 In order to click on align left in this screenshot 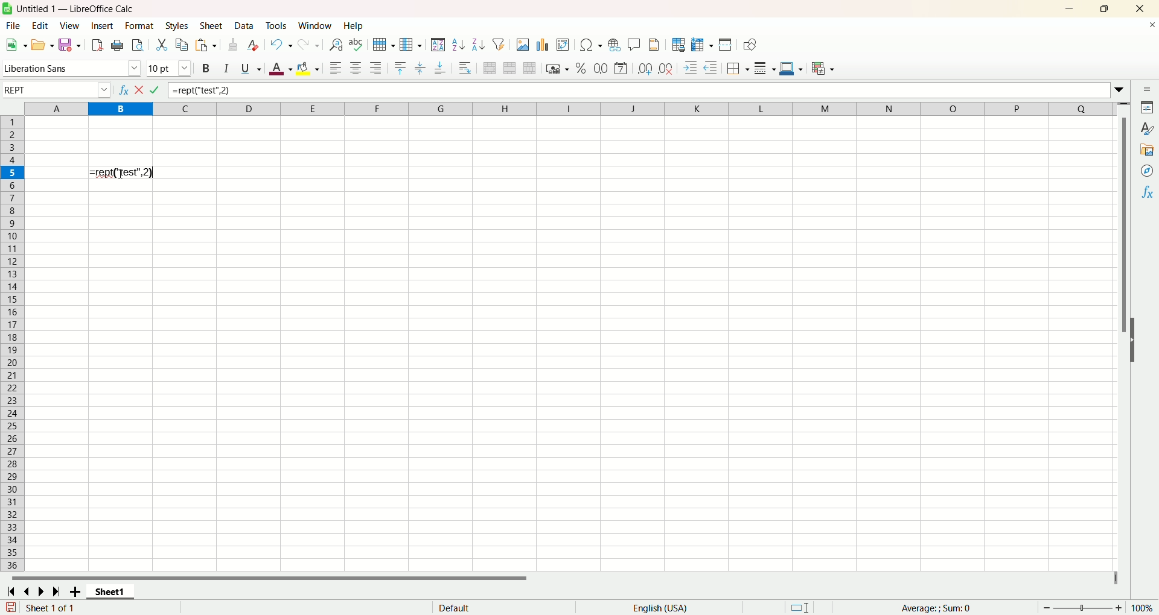, I will do `click(336, 66)`.